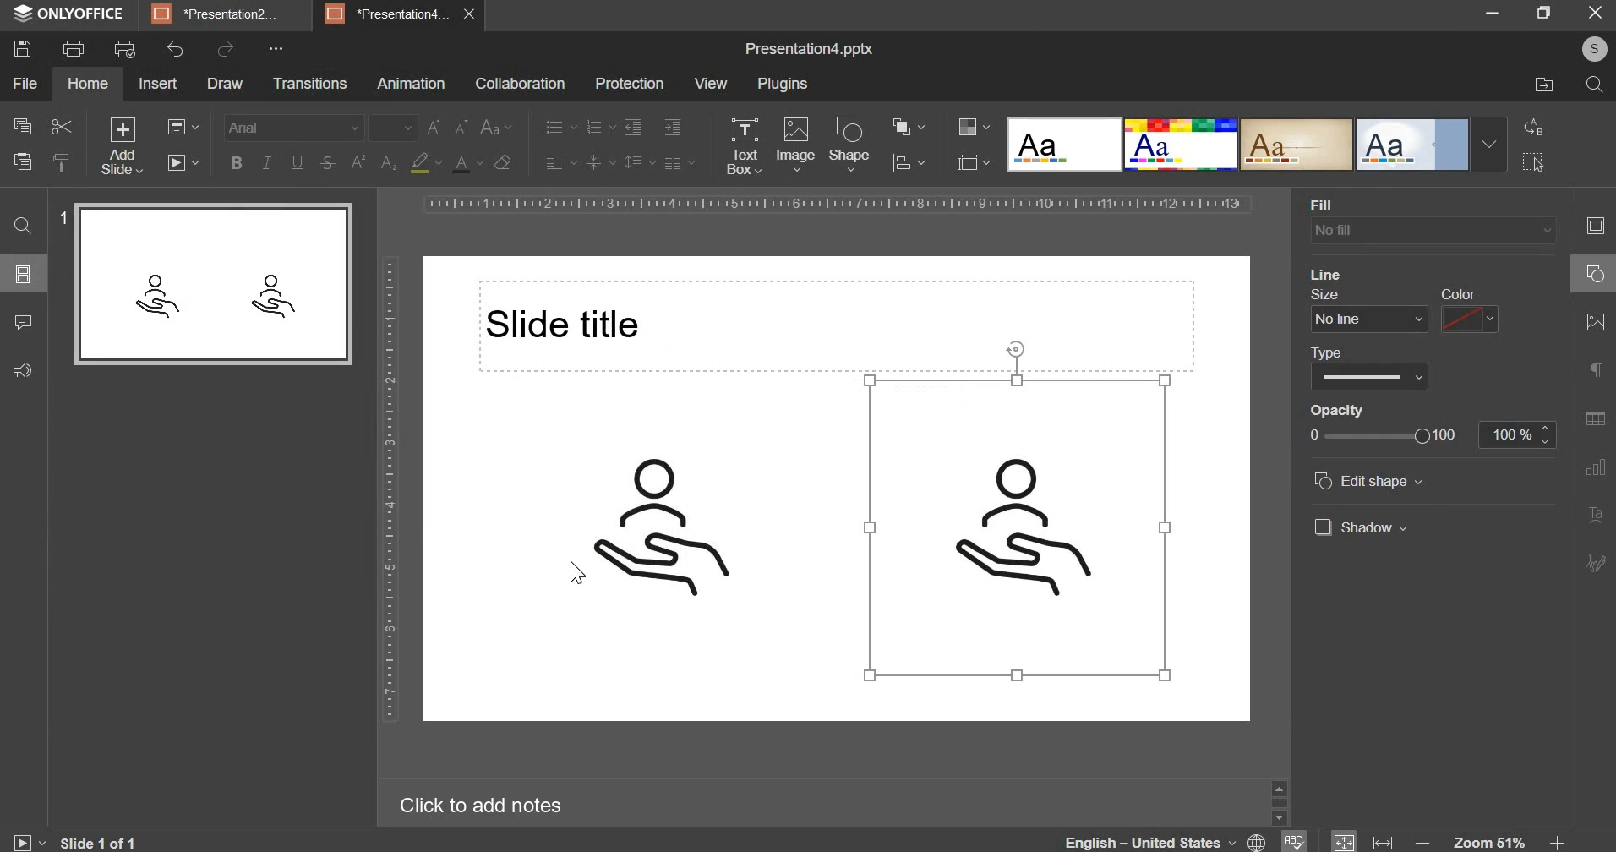 The width and height of the screenshot is (1616, 852). What do you see at coordinates (1384, 842) in the screenshot?
I see `fit to width` at bounding box center [1384, 842].